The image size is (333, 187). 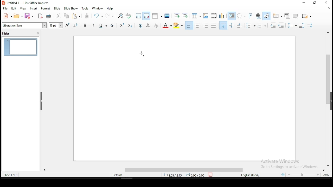 What do you see at coordinates (190, 25) in the screenshot?
I see `align left` at bounding box center [190, 25].